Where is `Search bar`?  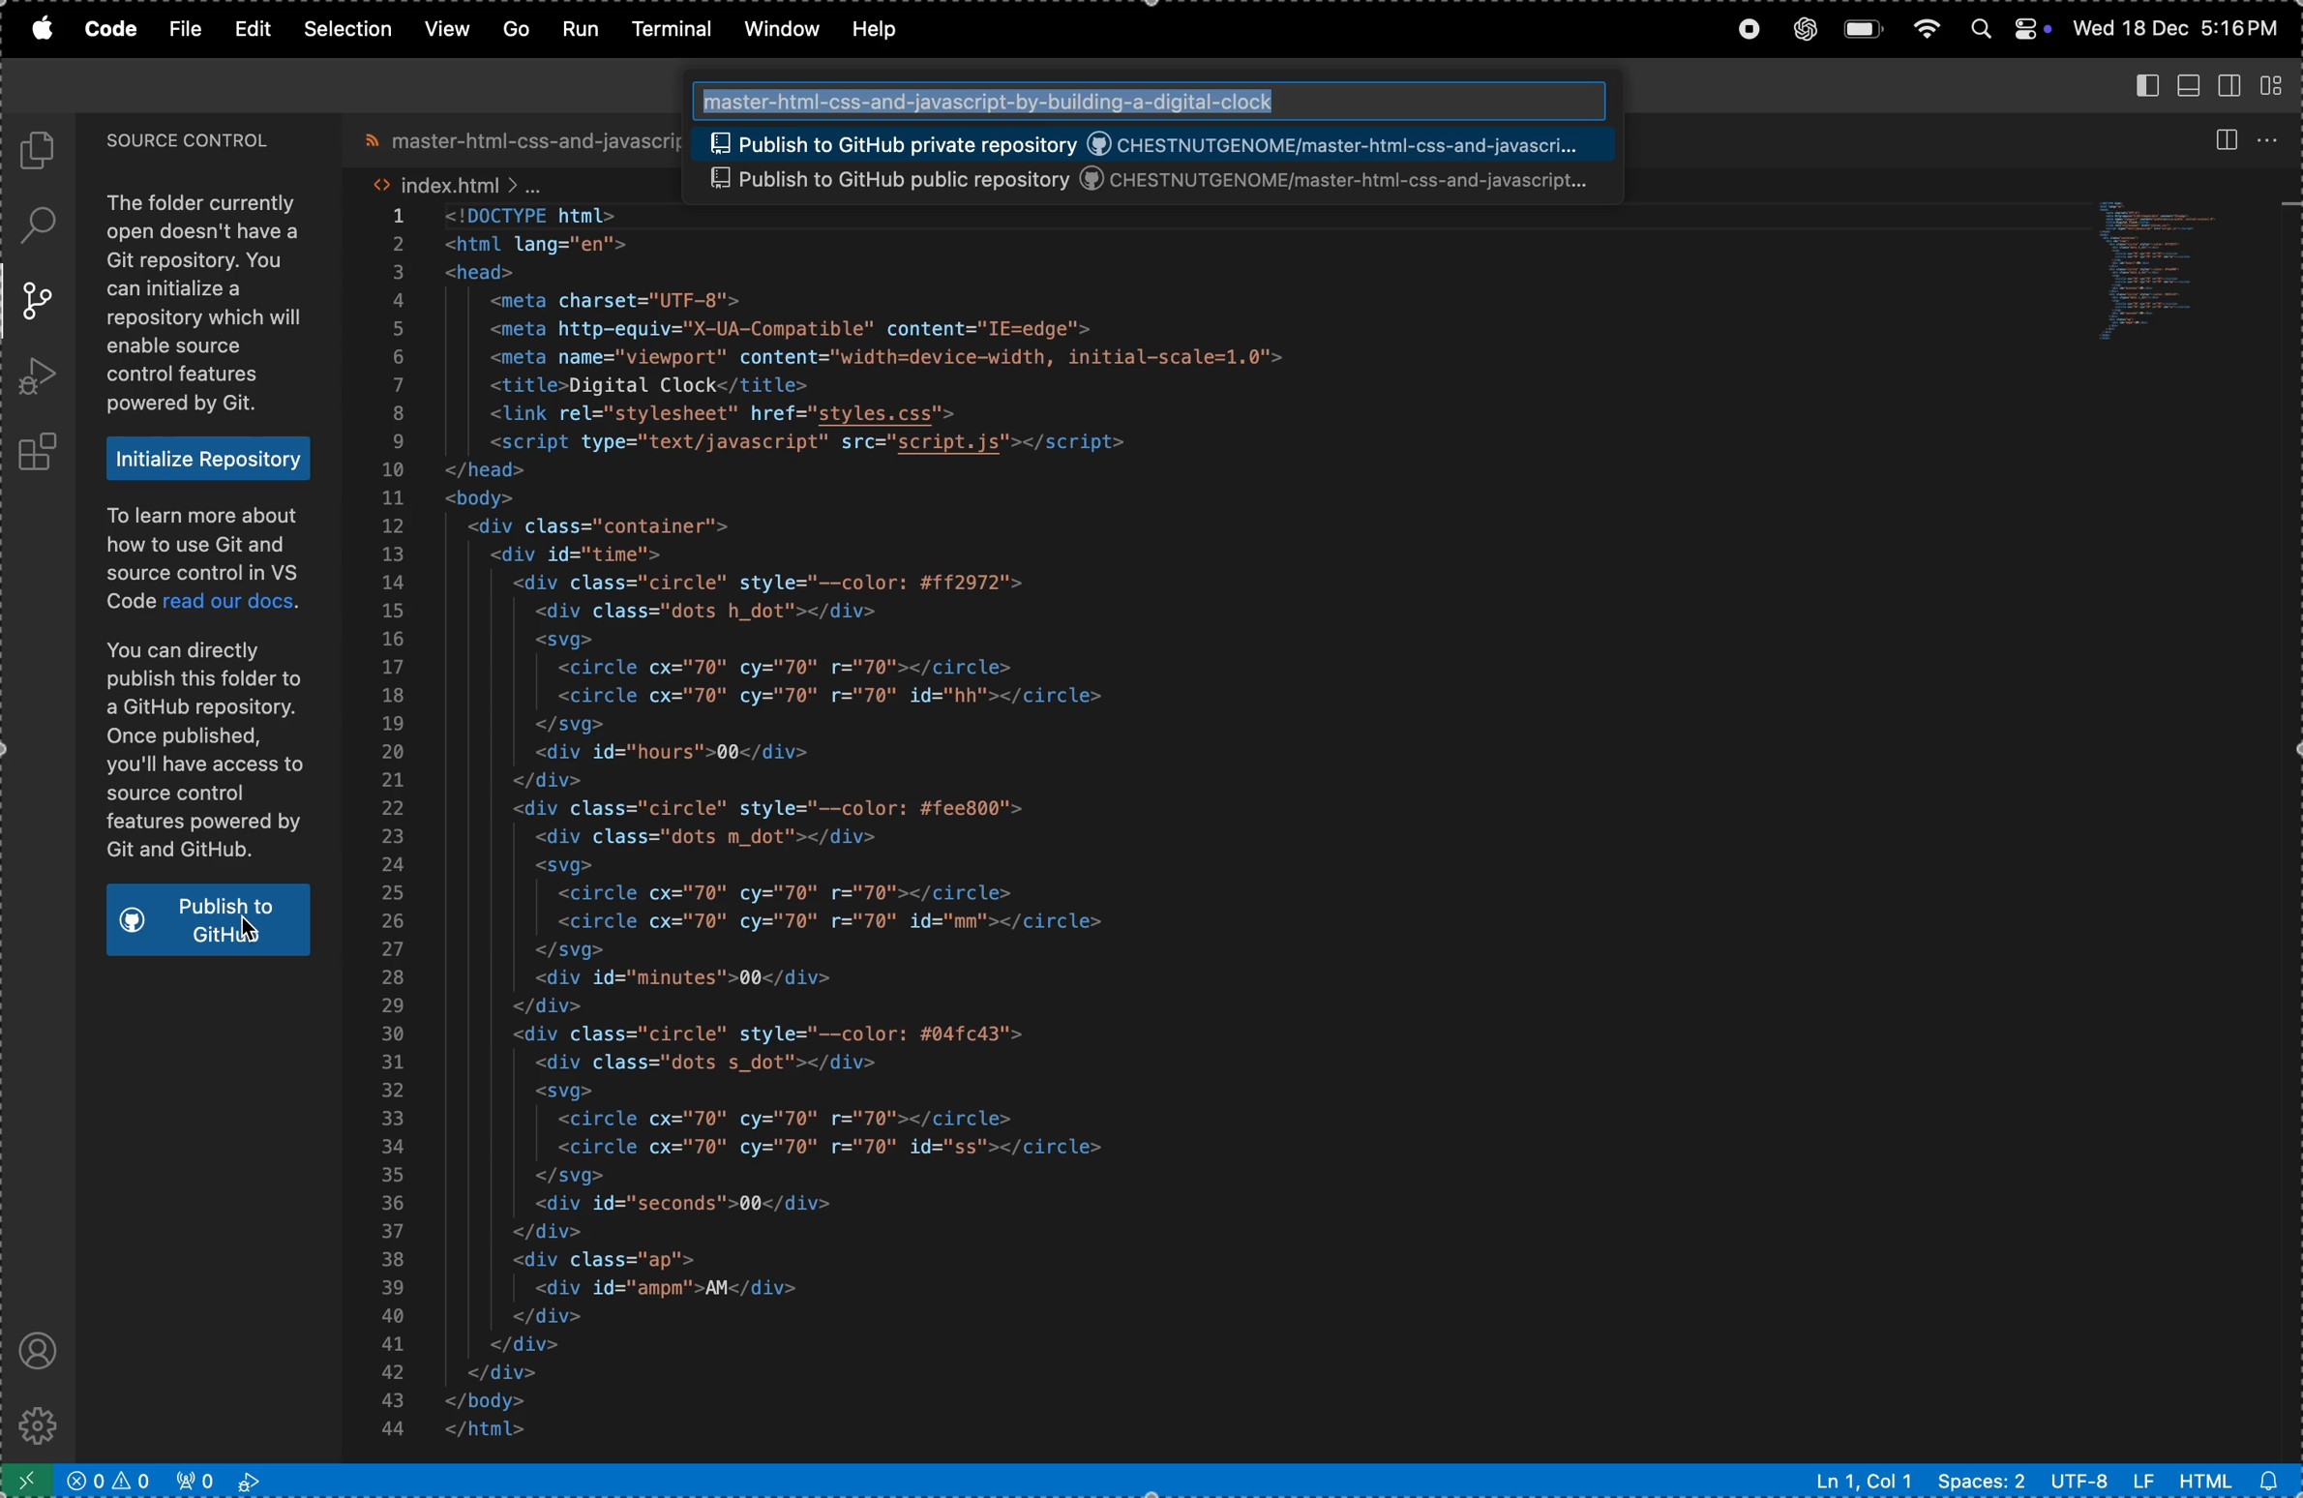
Search bar is located at coordinates (1152, 98).